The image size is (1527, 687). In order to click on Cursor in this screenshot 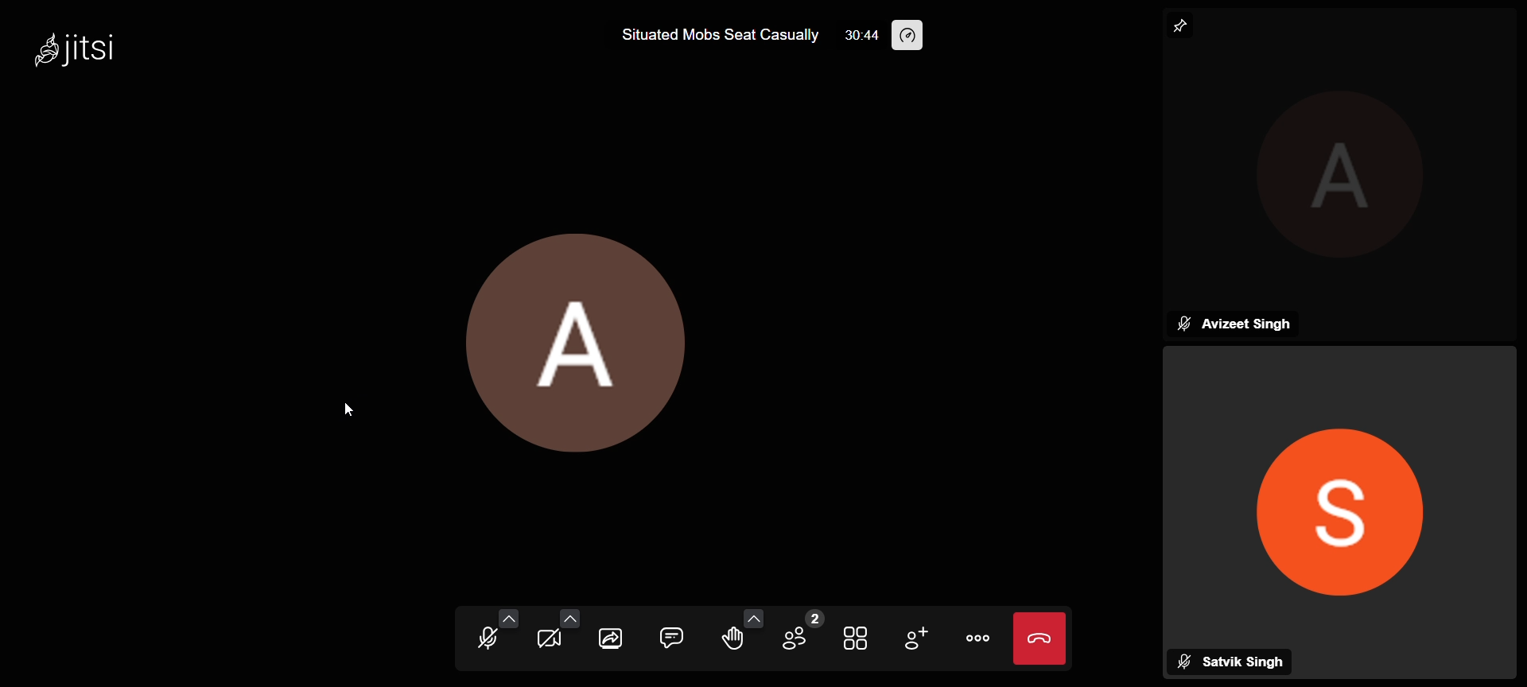, I will do `click(352, 412)`.